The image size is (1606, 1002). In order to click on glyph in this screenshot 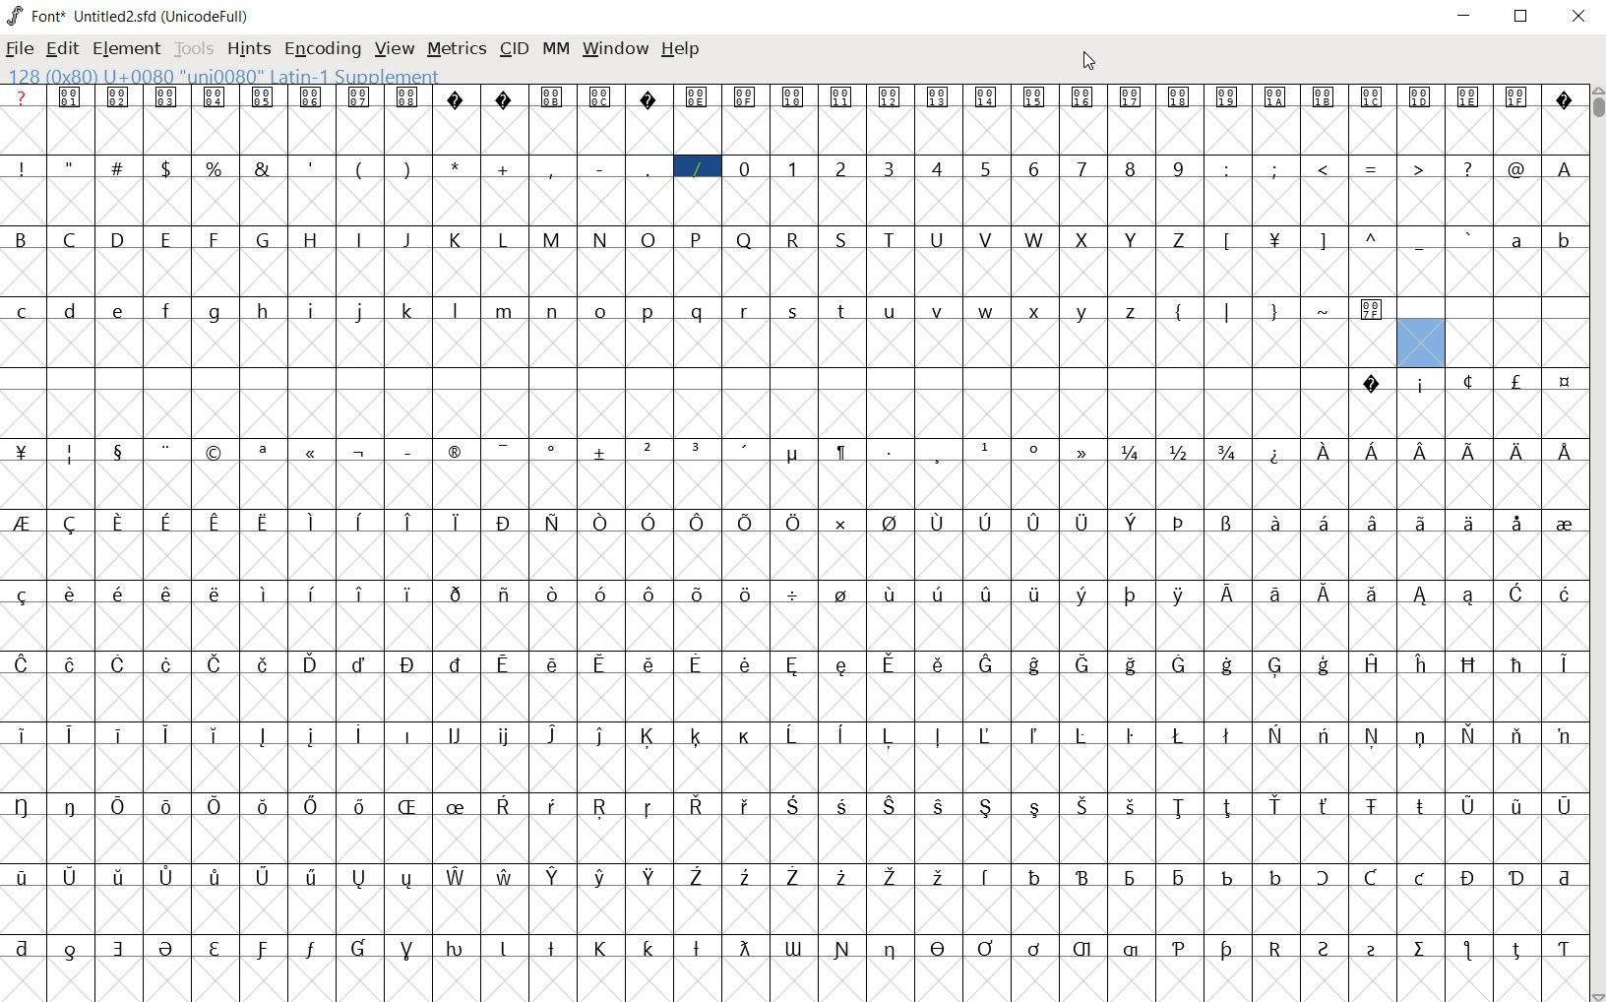, I will do `click(650, 663)`.